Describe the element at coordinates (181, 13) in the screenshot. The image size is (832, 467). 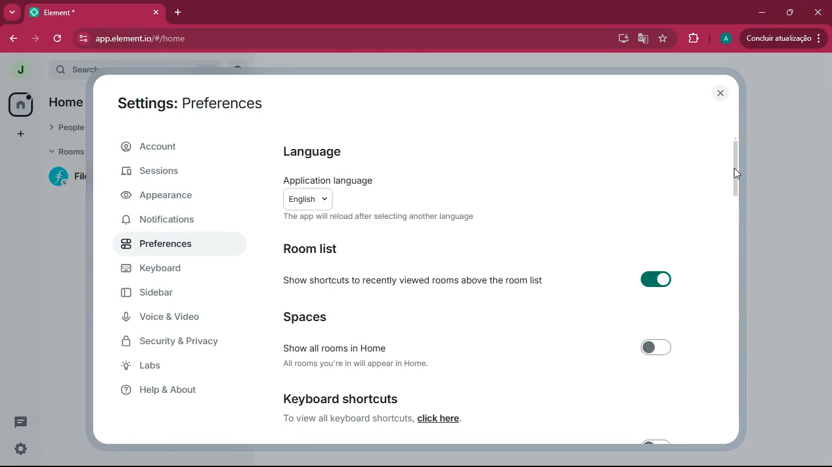
I see `add tab` at that location.